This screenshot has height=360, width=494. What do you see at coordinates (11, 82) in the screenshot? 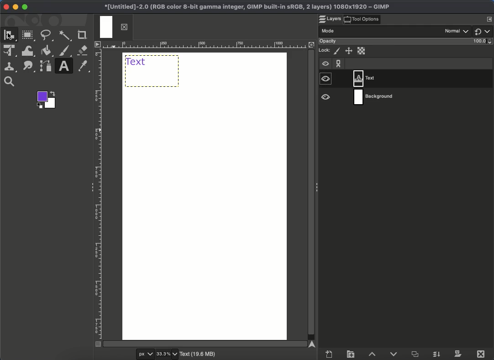
I see `Zoom` at bounding box center [11, 82].